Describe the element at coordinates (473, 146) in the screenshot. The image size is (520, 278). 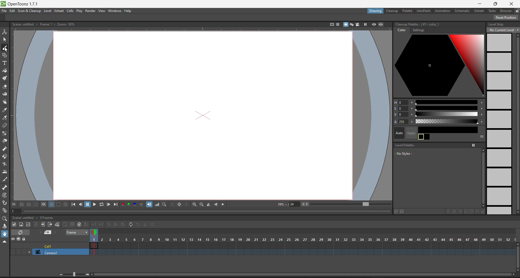
I see `freeze` at that location.